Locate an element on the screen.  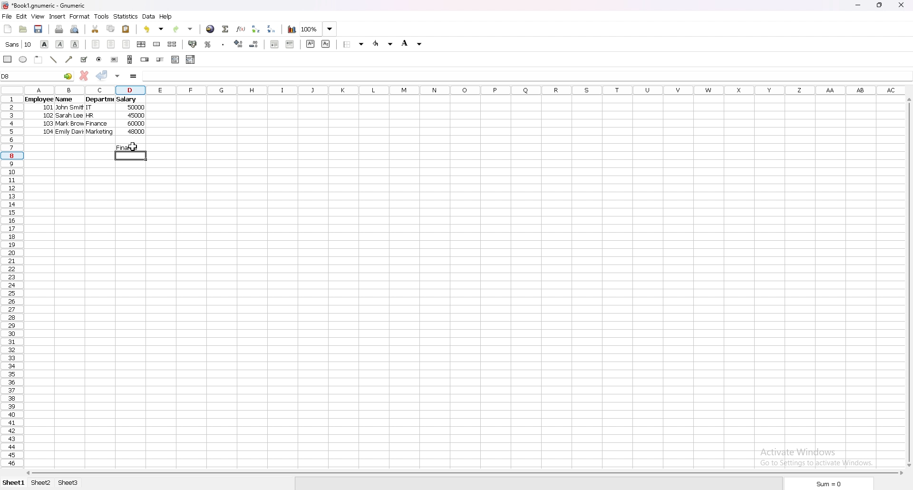
6000 is located at coordinates (135, 124).